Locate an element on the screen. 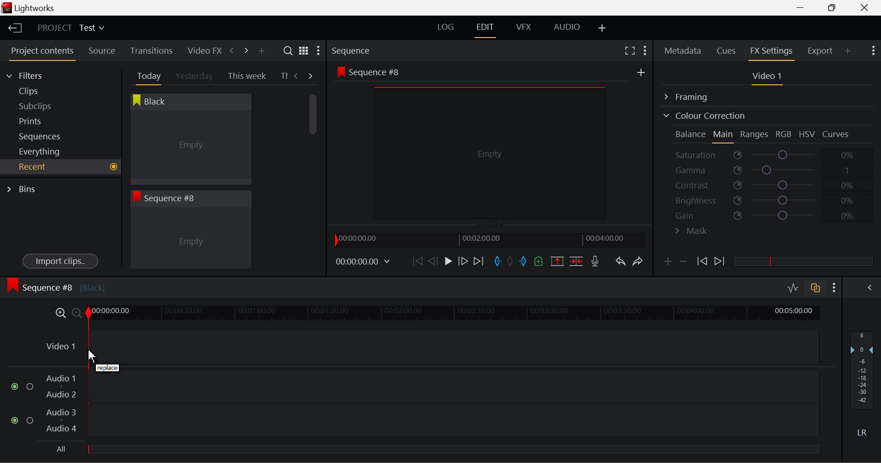 The image size is (881, 463). Show Settings is located at coordinates (318, 53).